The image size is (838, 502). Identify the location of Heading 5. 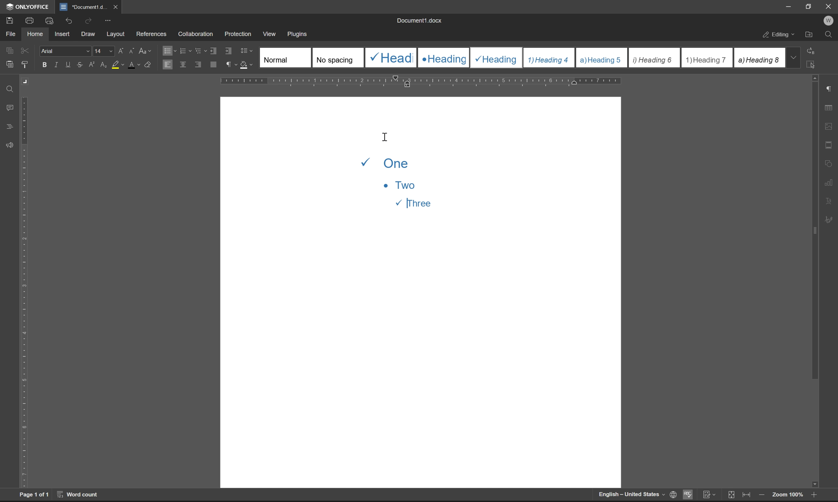
(602, 58).